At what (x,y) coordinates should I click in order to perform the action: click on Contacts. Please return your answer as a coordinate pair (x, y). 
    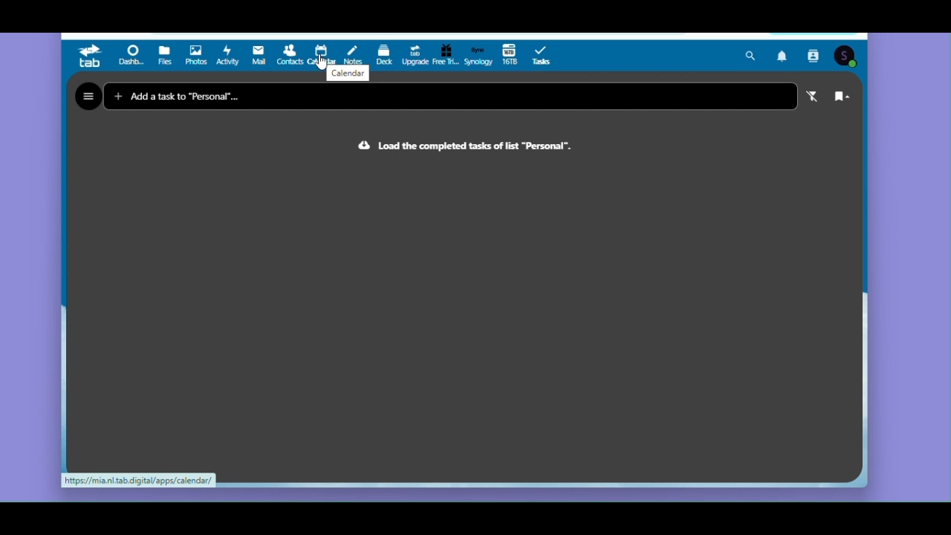
    Looking at the image, I should click on (816, 56).